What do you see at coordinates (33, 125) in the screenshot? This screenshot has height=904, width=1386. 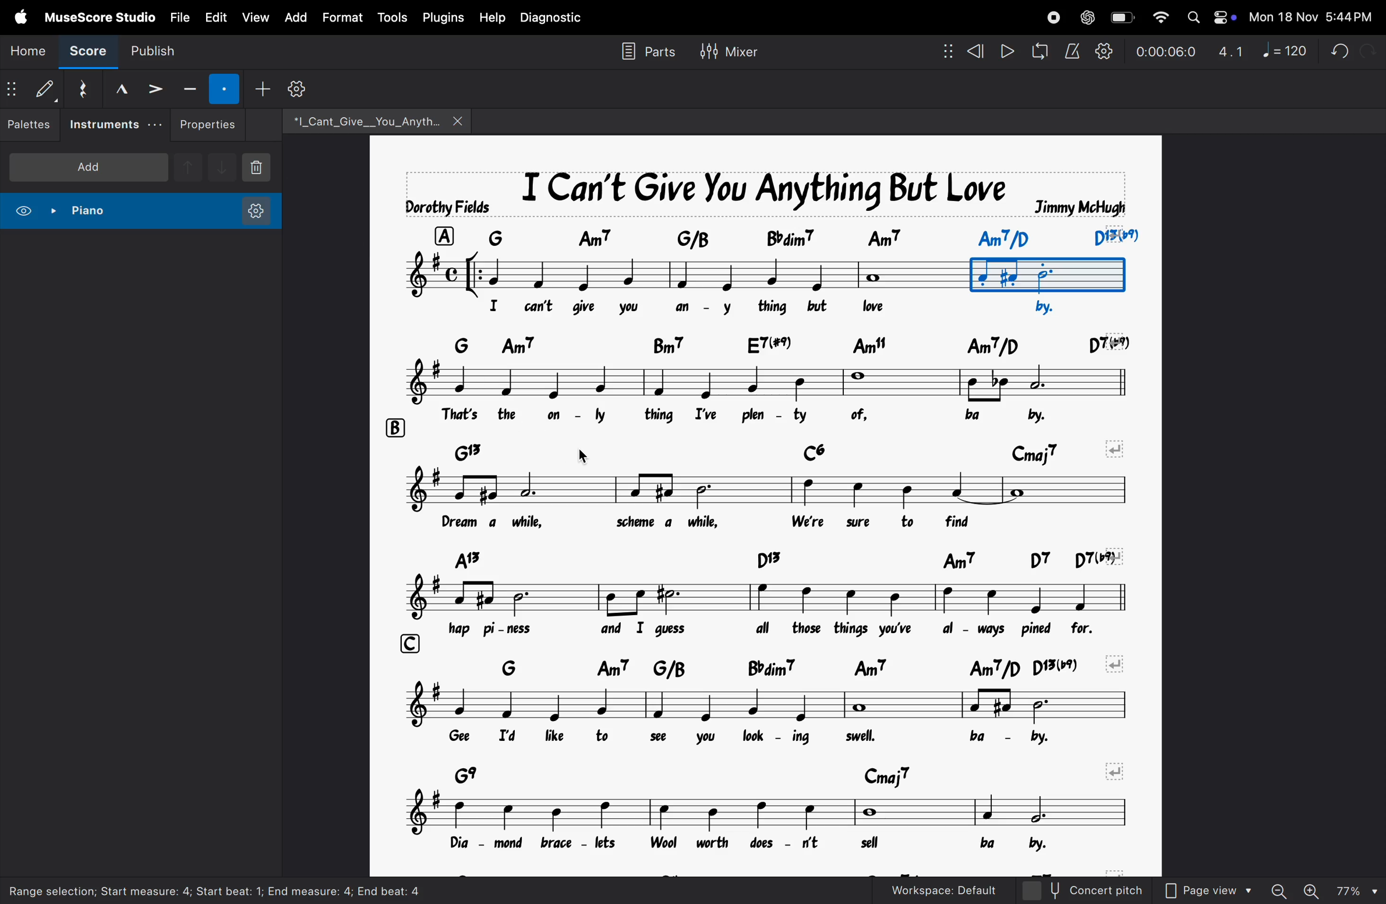 I see `palettes` at bounding box center [33, 125].